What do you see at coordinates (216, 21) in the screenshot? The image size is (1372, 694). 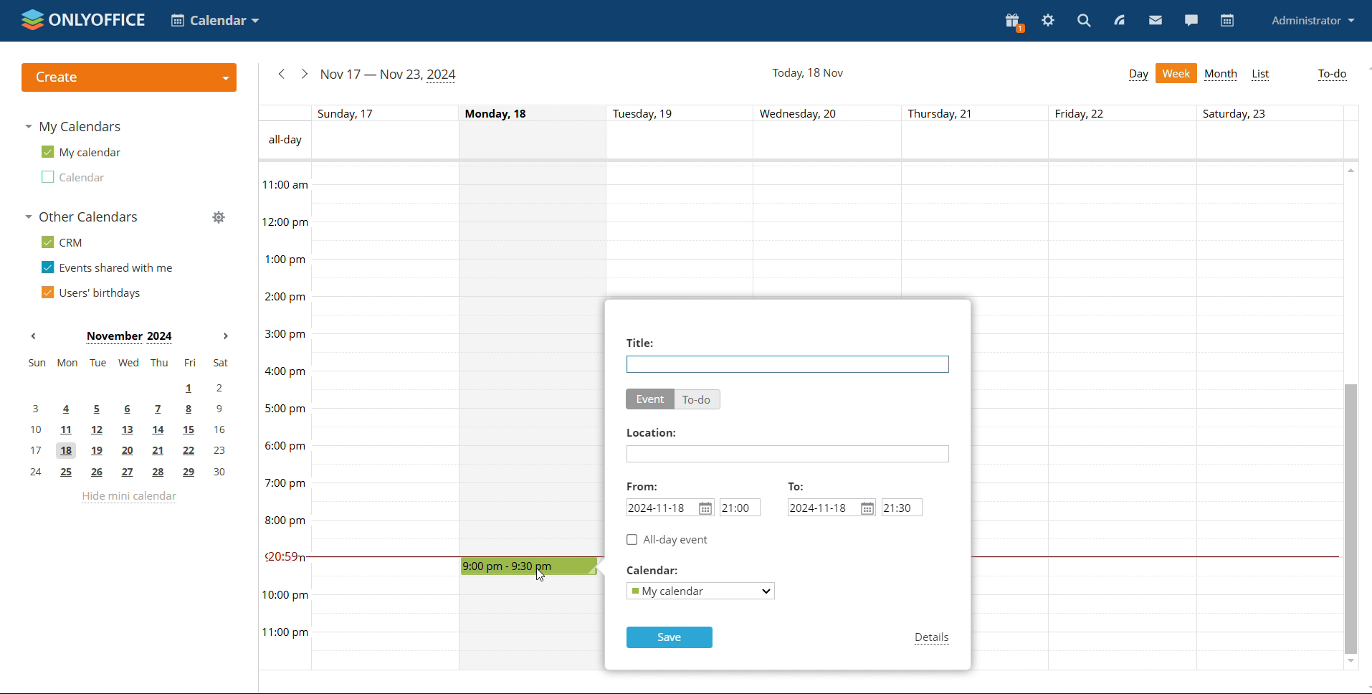 I see `select application` at bounding box center [216, 21].